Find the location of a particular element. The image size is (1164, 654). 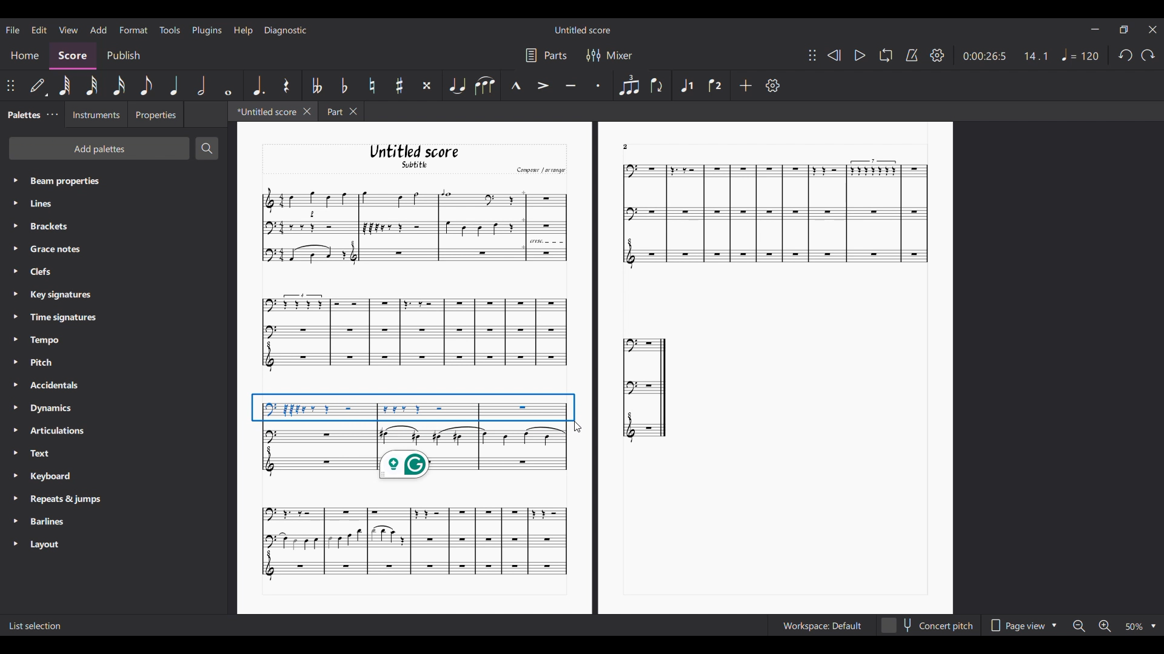

View menu is located at coordinates (69, 29).